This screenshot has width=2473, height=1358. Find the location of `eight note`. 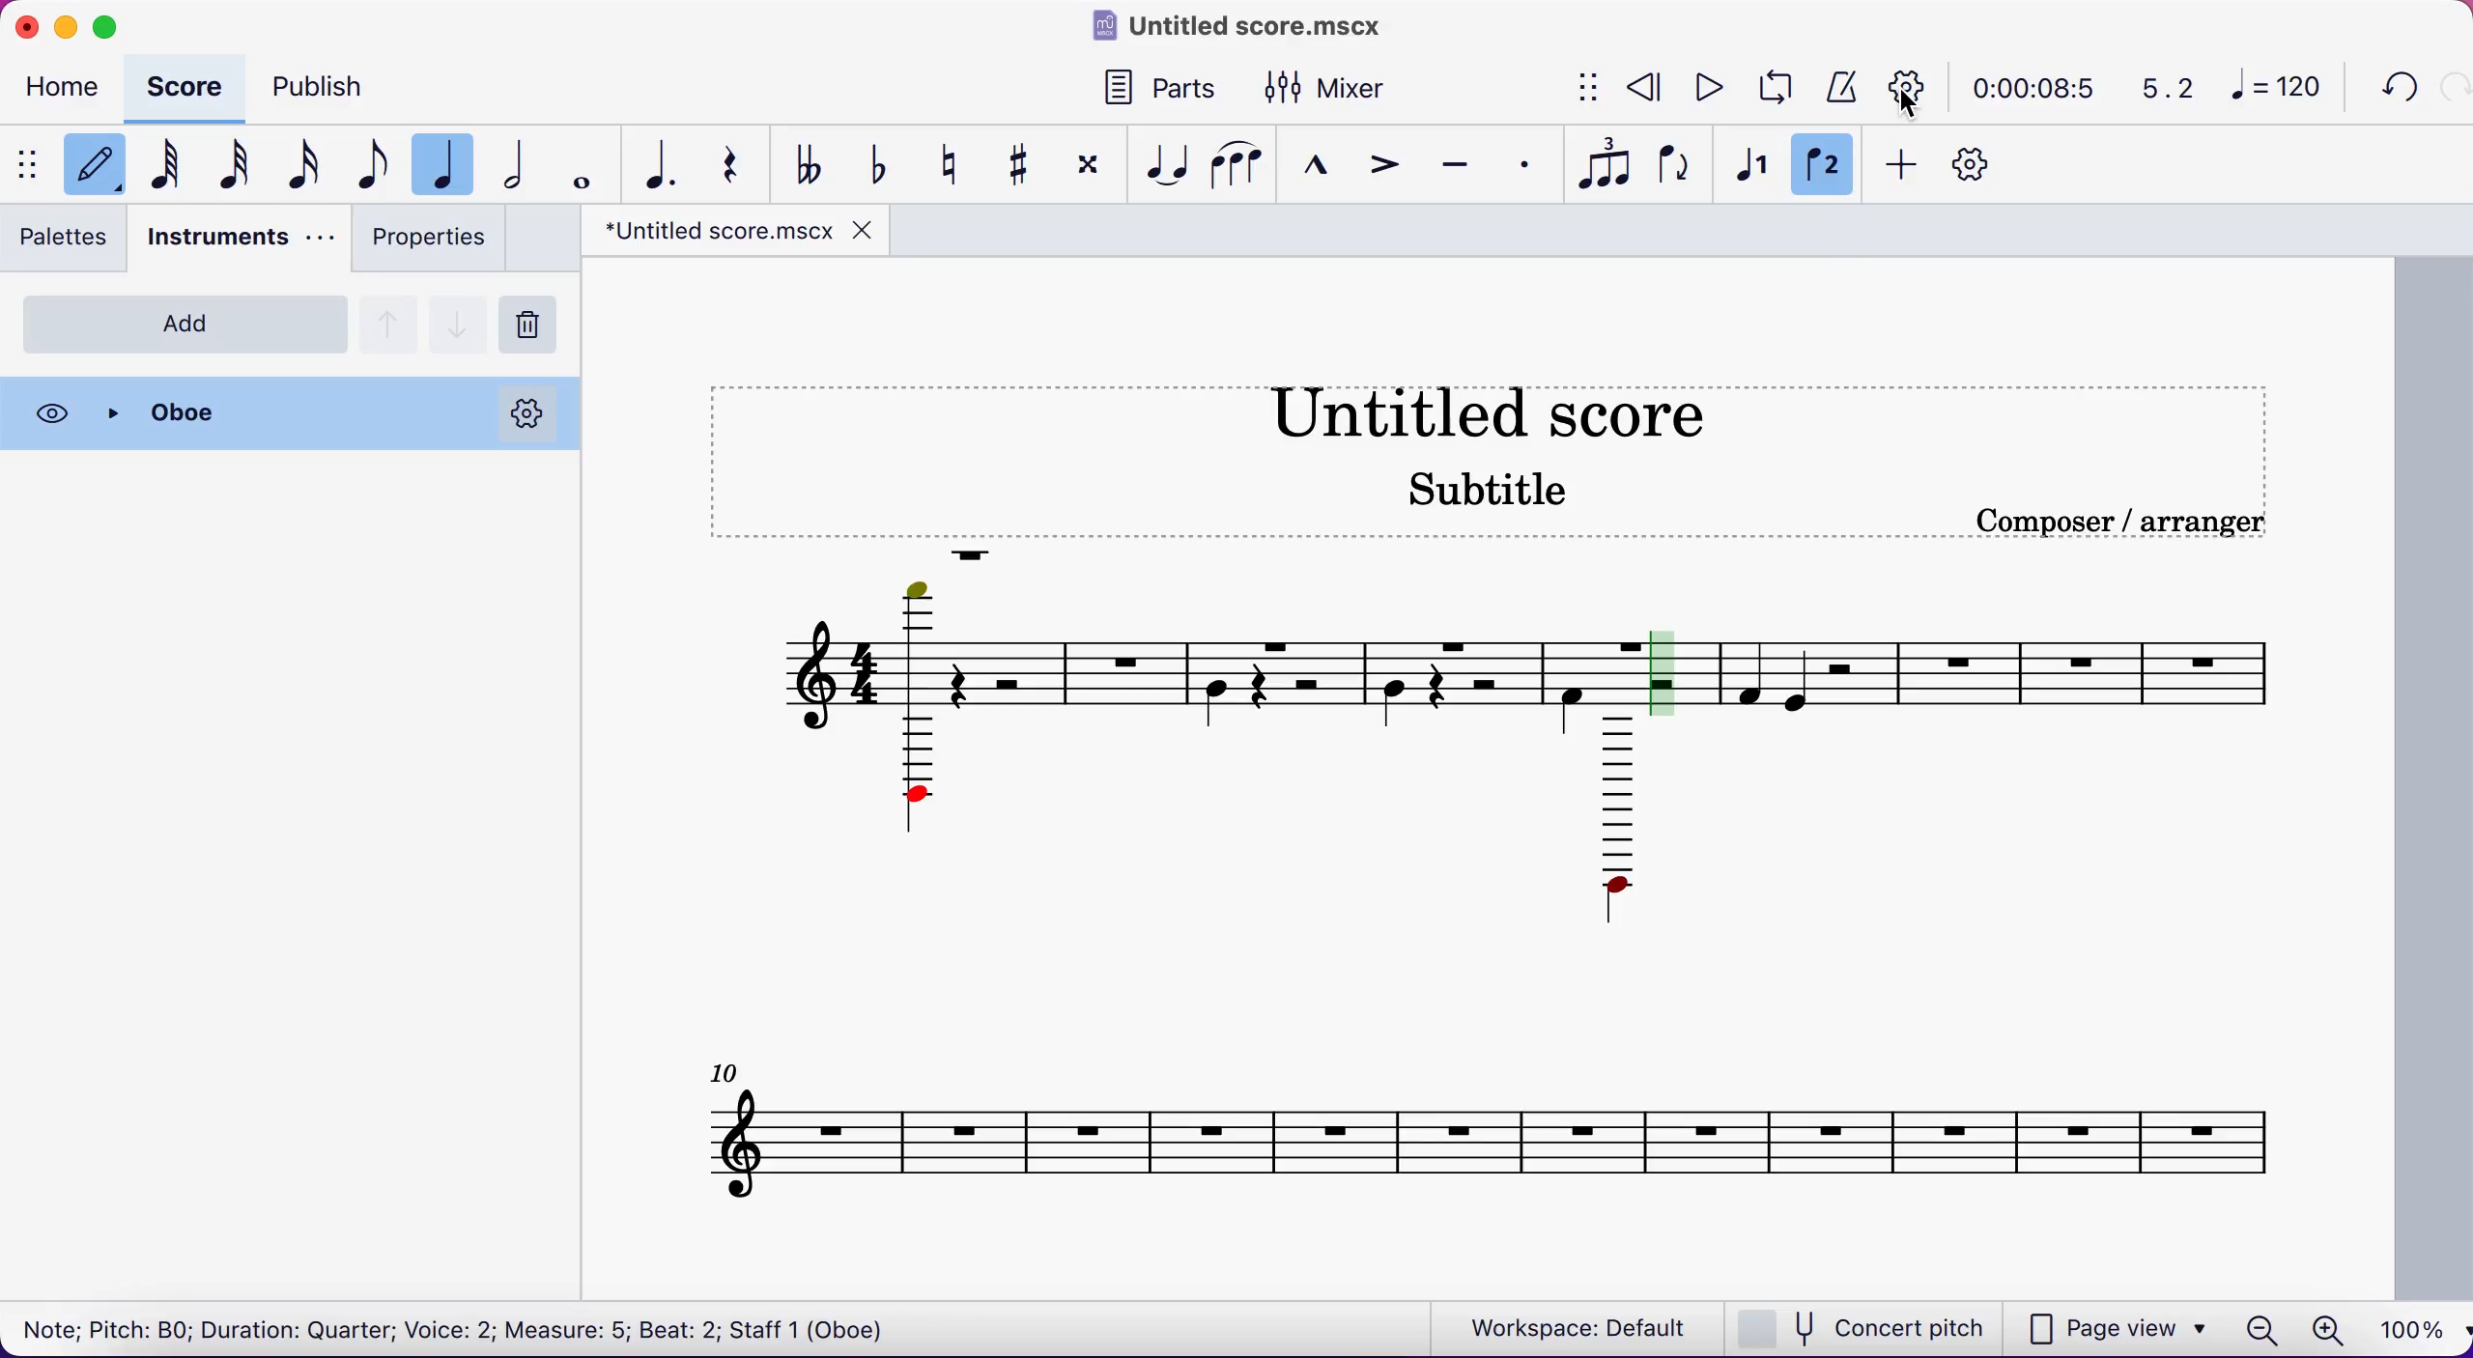

eight note is located at coordinates (369, 167).